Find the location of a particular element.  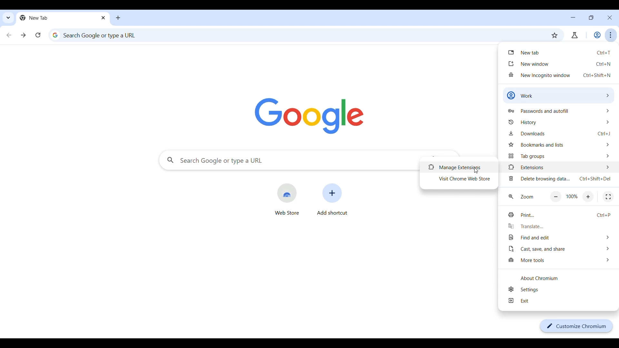

Customize Chromium is located at coordinates (576, 326).